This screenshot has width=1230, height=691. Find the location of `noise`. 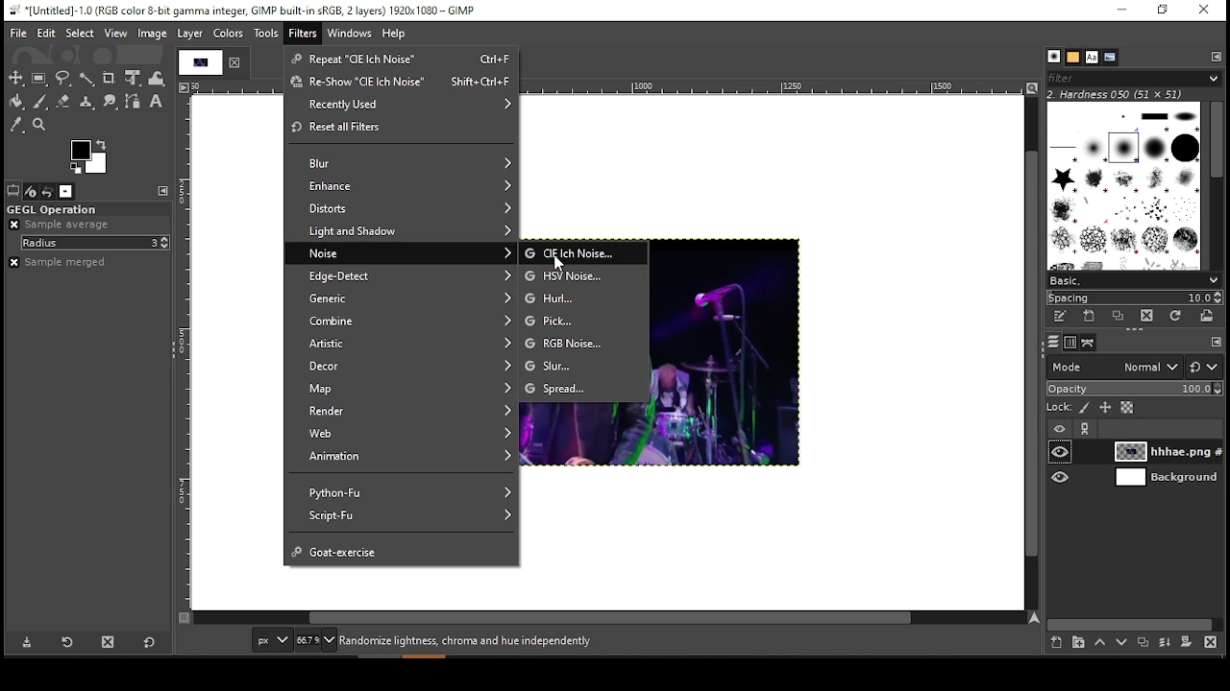

noise is located at coordinates (406, 252).